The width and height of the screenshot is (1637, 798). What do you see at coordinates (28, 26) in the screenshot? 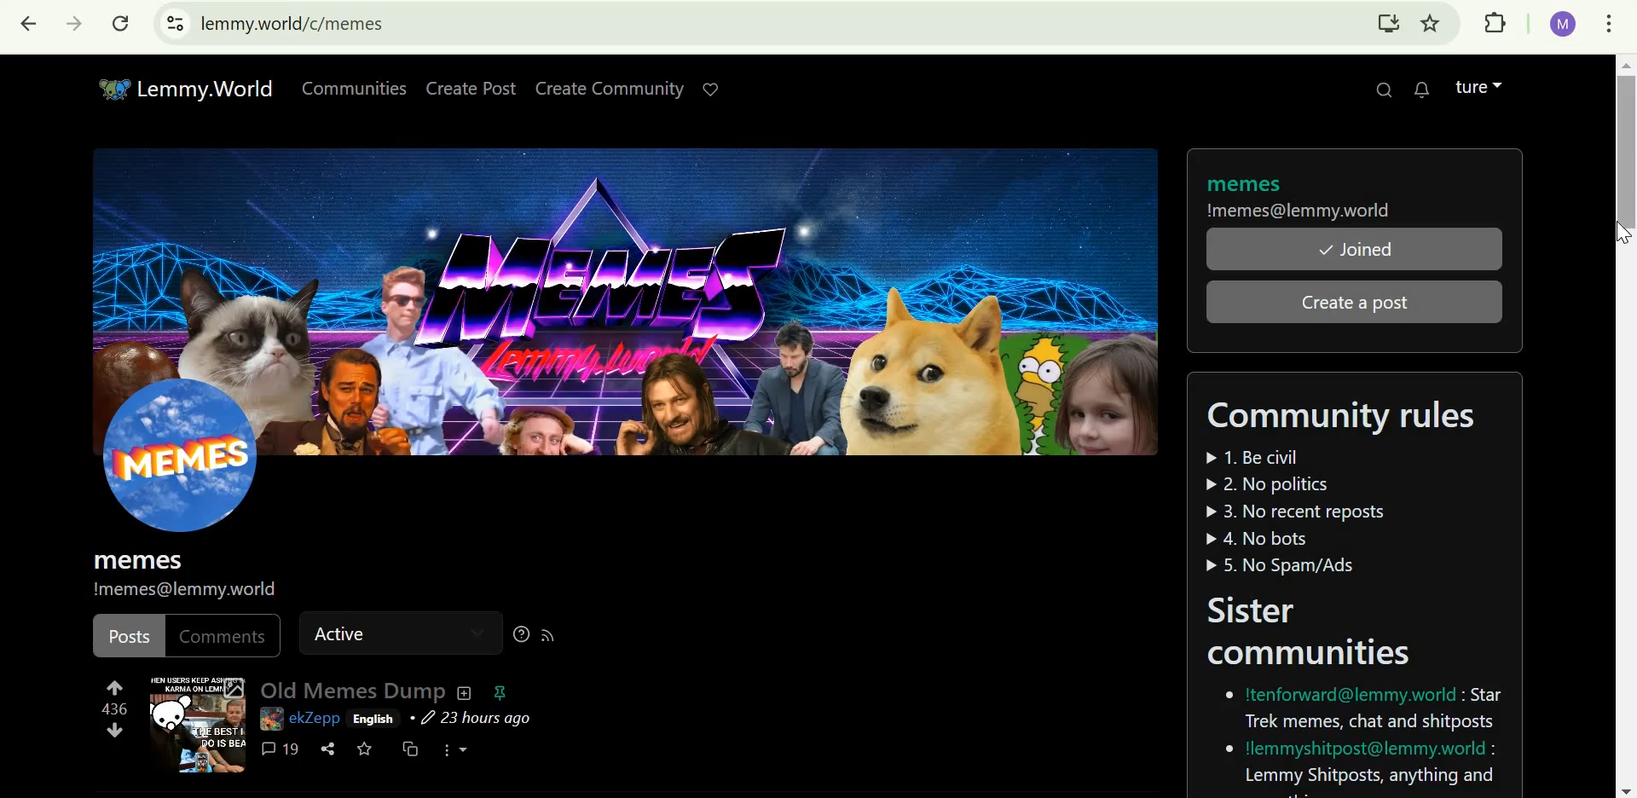
I see `Click to go back, hold to see history` at bounding box center [28, 26].